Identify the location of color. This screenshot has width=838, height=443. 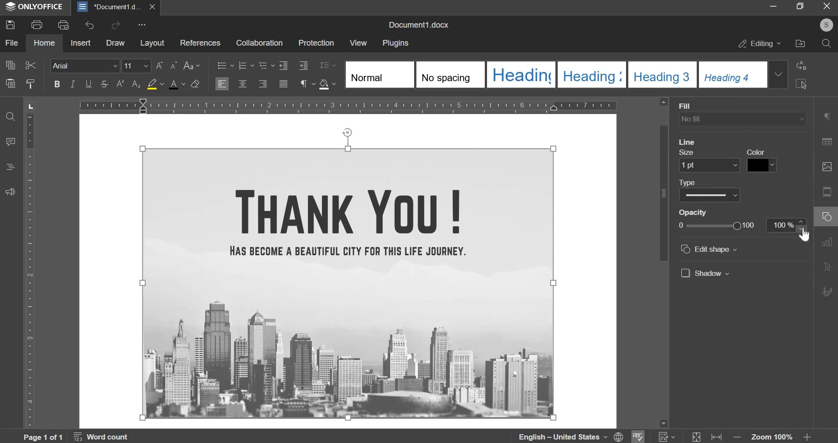
(762, 160).